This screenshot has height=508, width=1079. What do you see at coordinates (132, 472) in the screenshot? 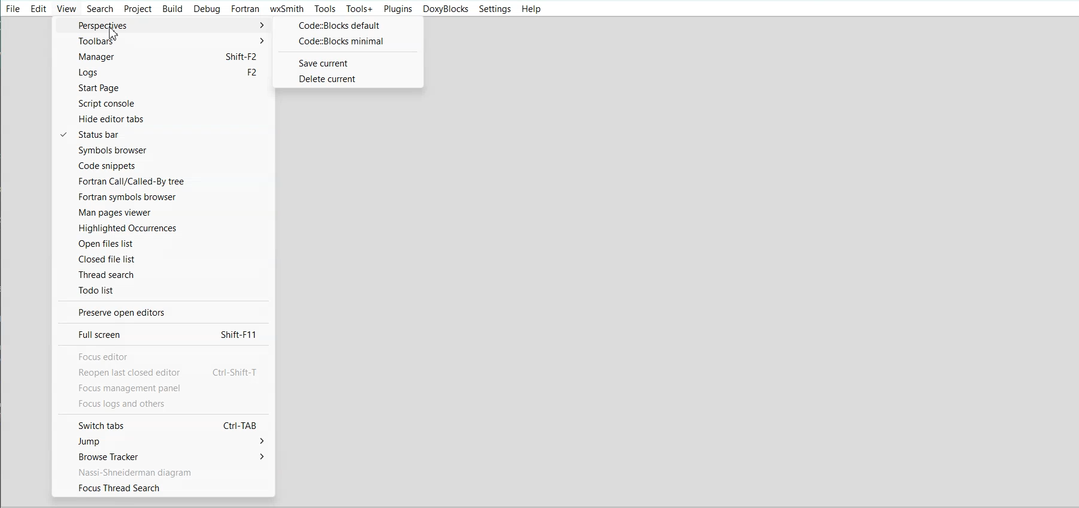
I see `Text` at bounding box center [132, 472].